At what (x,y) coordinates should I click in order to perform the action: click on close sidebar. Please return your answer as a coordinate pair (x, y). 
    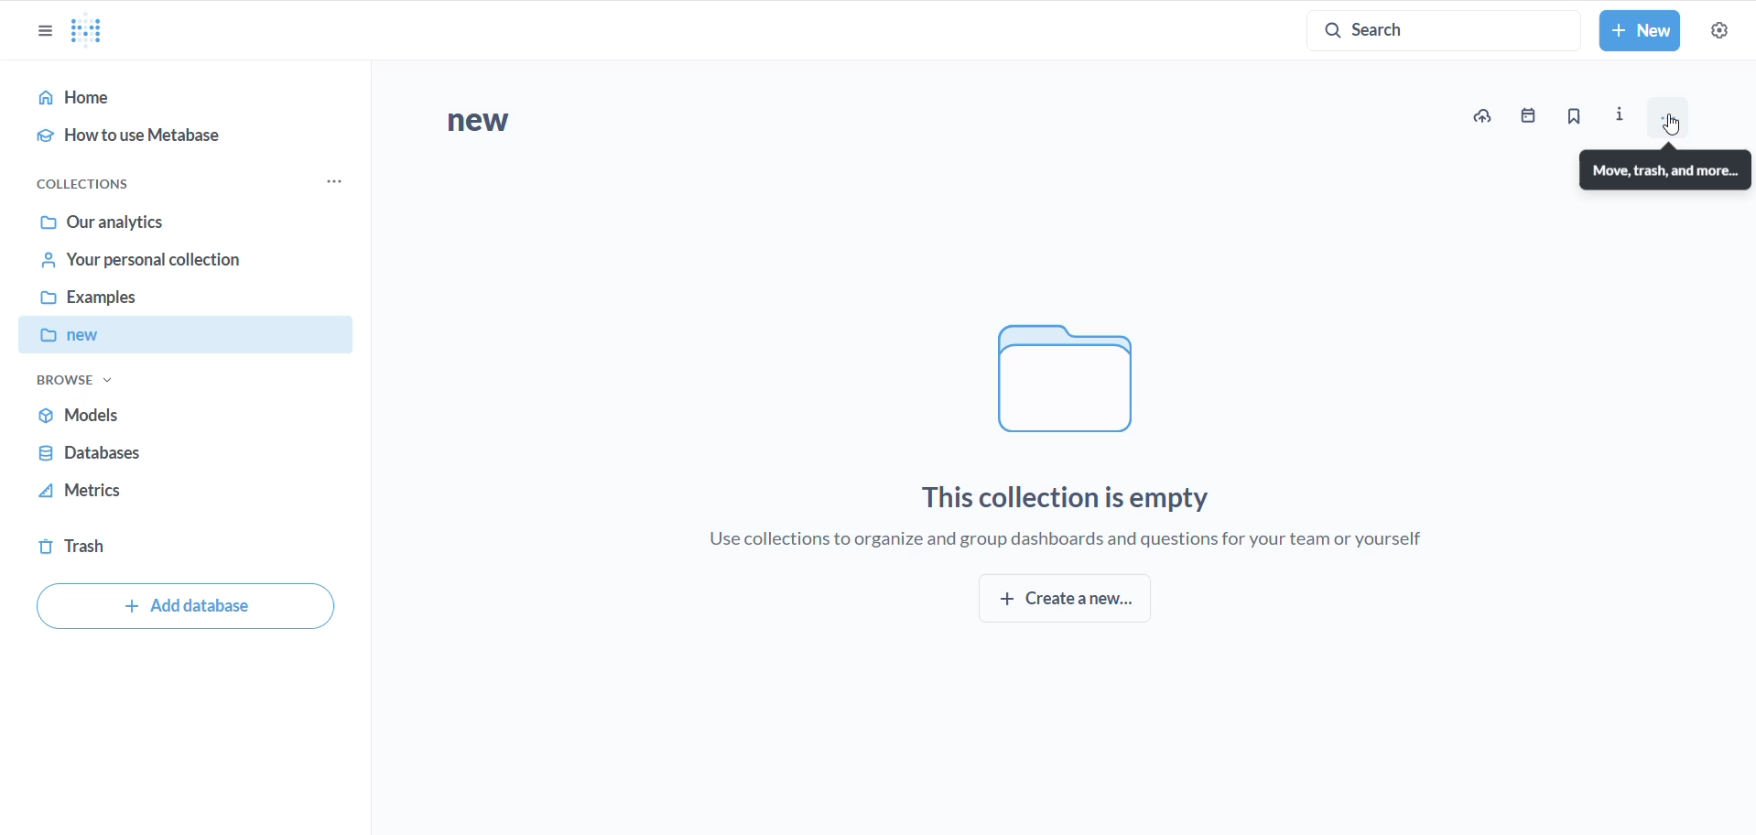
    Looking at the image, I should click on (38, 31).